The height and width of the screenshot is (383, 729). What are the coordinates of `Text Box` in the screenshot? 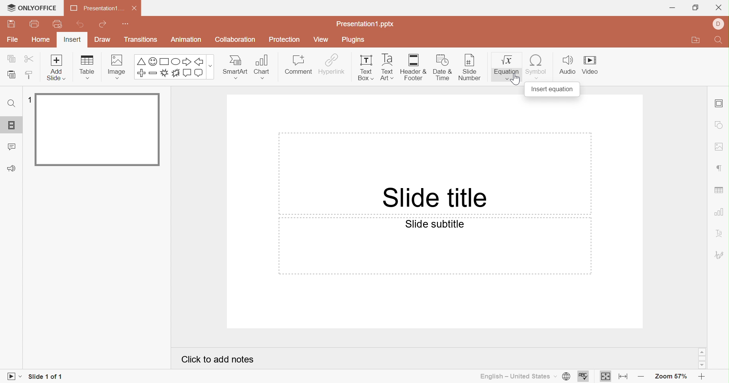 It's located at (366, 68).